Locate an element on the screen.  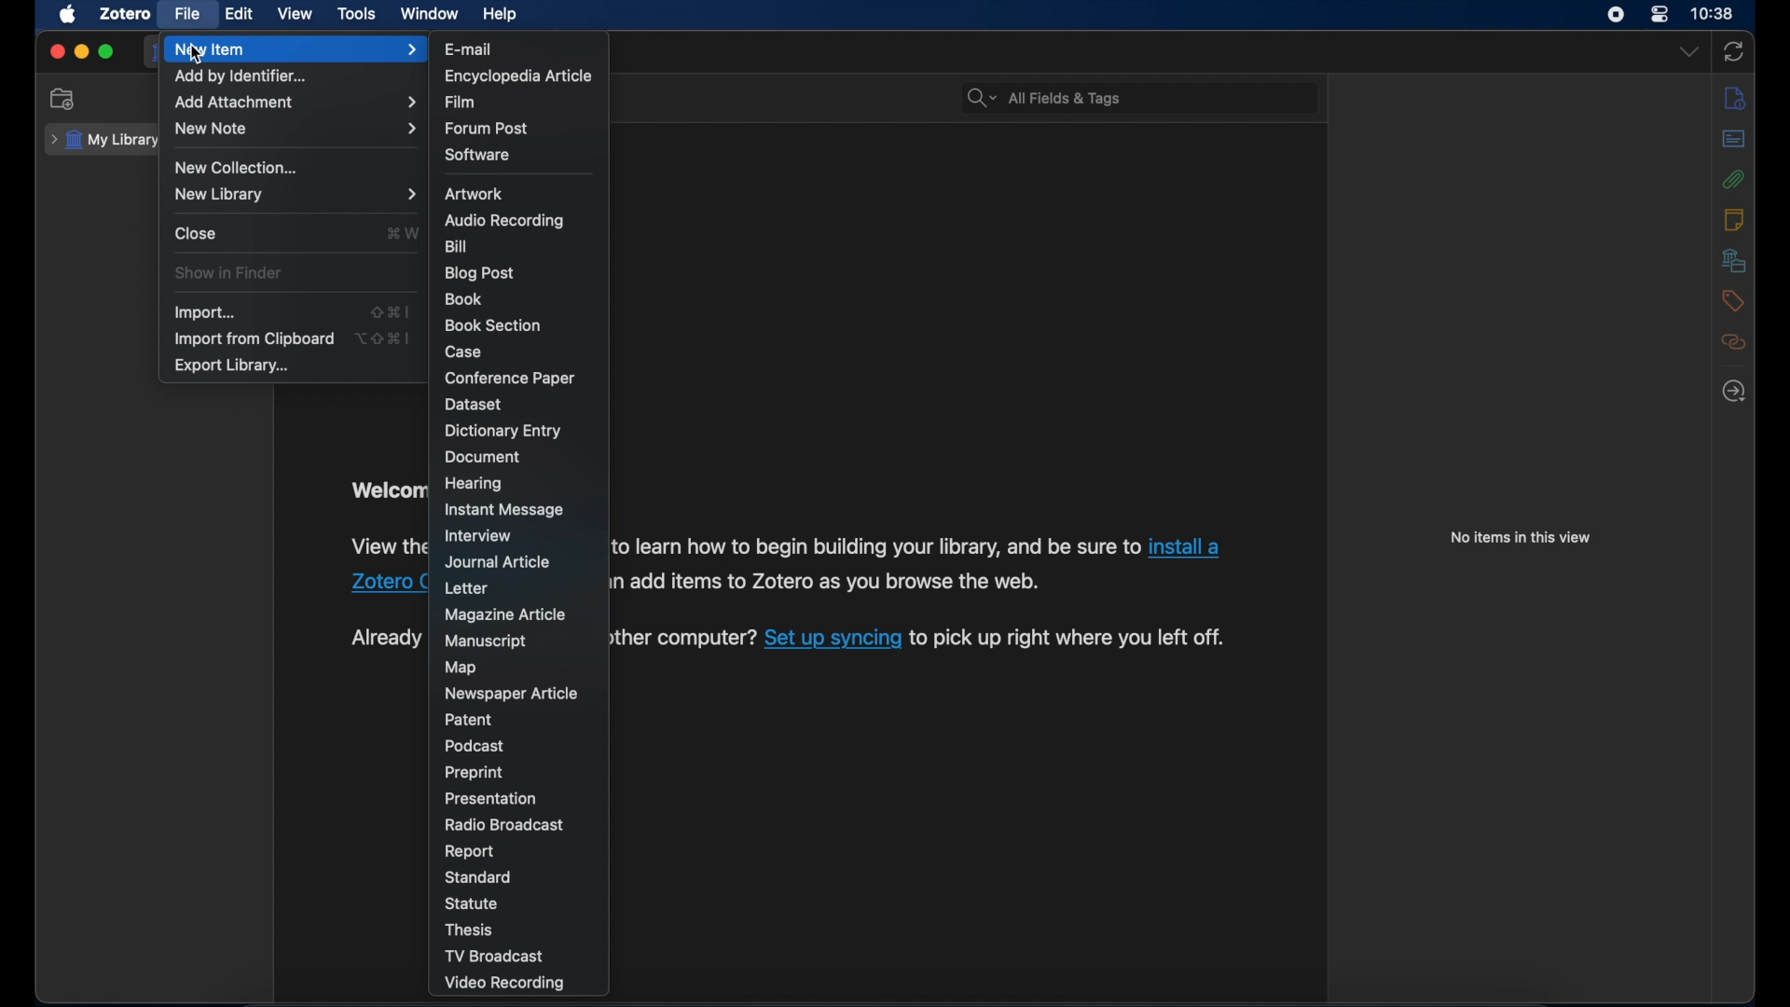
newspaper article is located at coordinates (514, 694).